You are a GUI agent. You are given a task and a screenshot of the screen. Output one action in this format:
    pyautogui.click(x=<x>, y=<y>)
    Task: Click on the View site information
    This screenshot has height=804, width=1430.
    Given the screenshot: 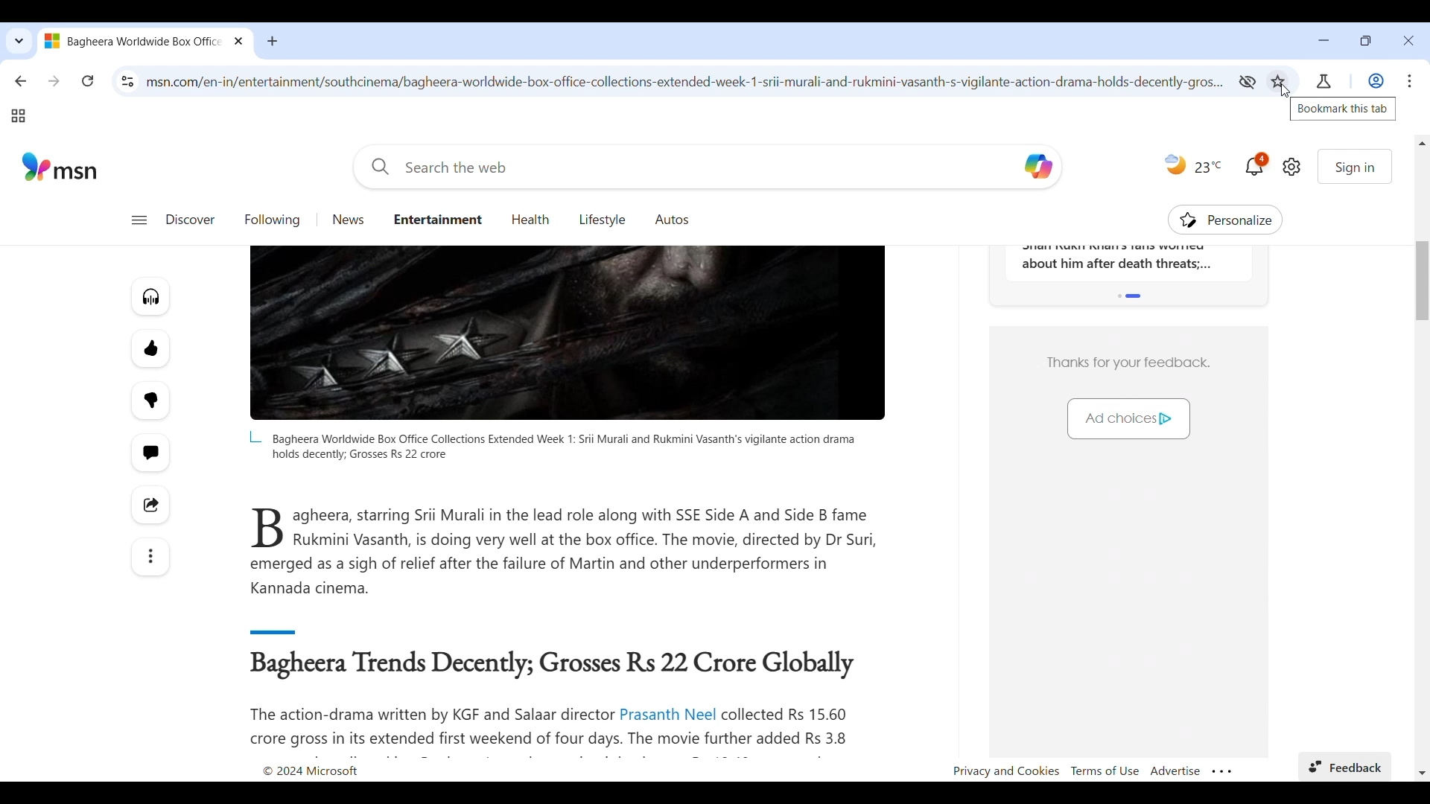 What is the action you would take?
    pyautogui.click(x=128, y=81)
    